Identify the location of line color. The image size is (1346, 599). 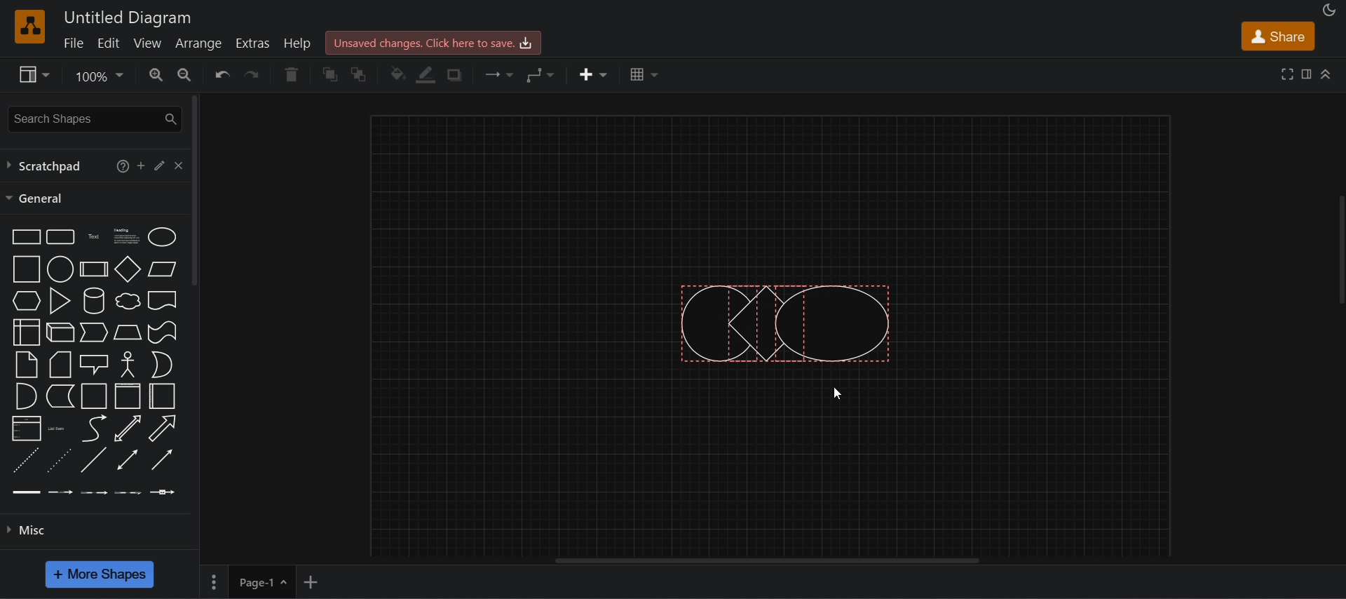
(426, 75).